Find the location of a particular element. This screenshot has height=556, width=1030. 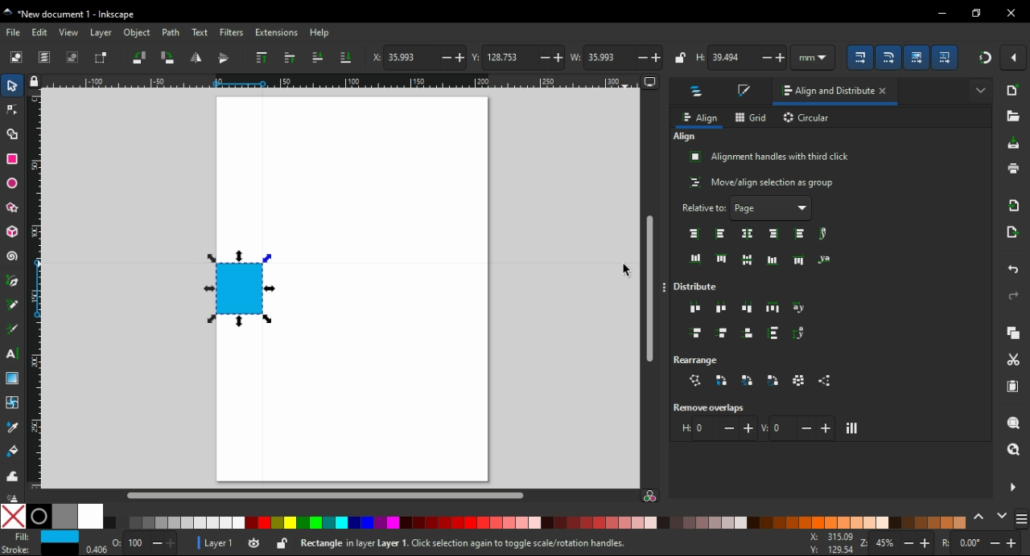

close is located at coordinates (884, 92).